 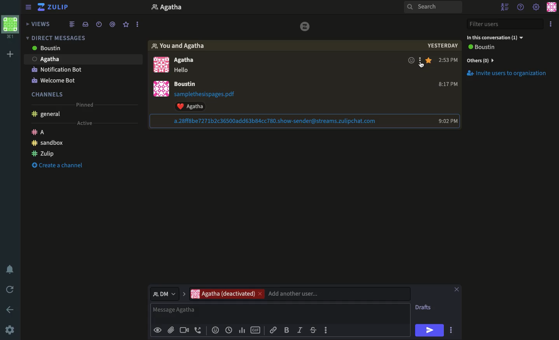 I want to click on Profile, so click(x=163, y=79).